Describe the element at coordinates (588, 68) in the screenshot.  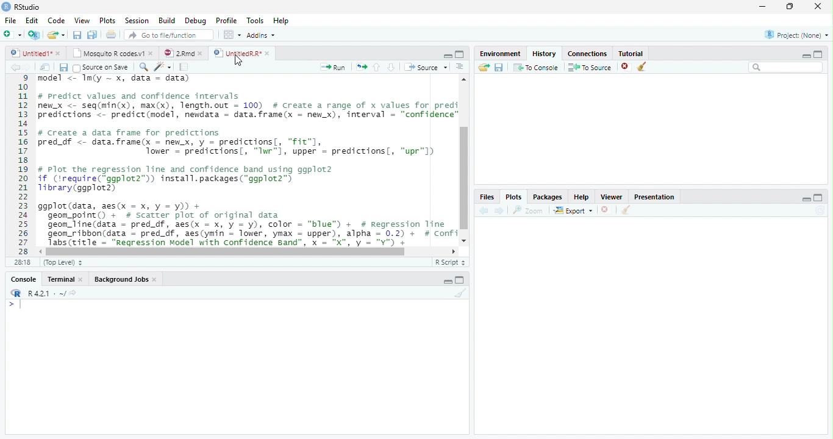
I see `To Source` at that location.